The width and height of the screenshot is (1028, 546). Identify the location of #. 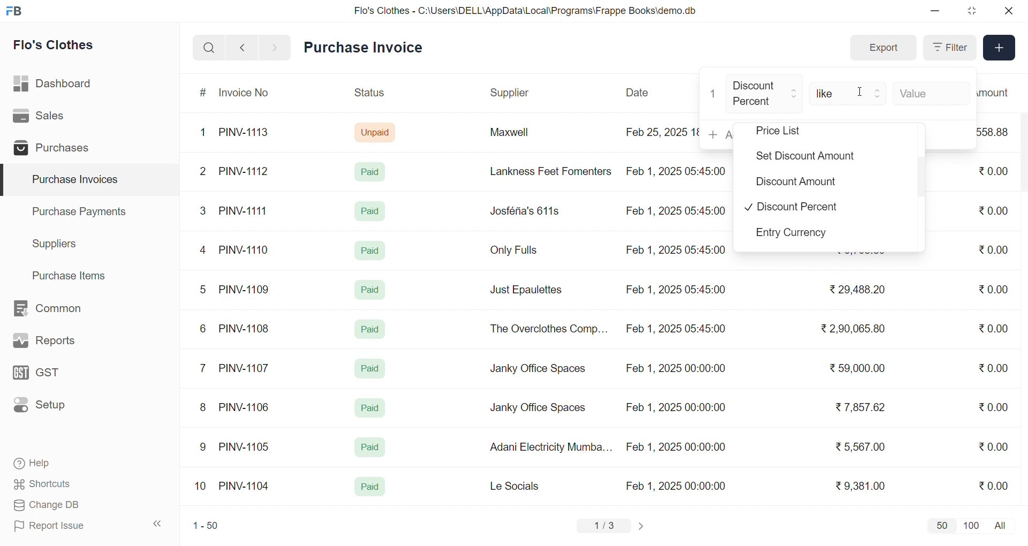
(203, 94).